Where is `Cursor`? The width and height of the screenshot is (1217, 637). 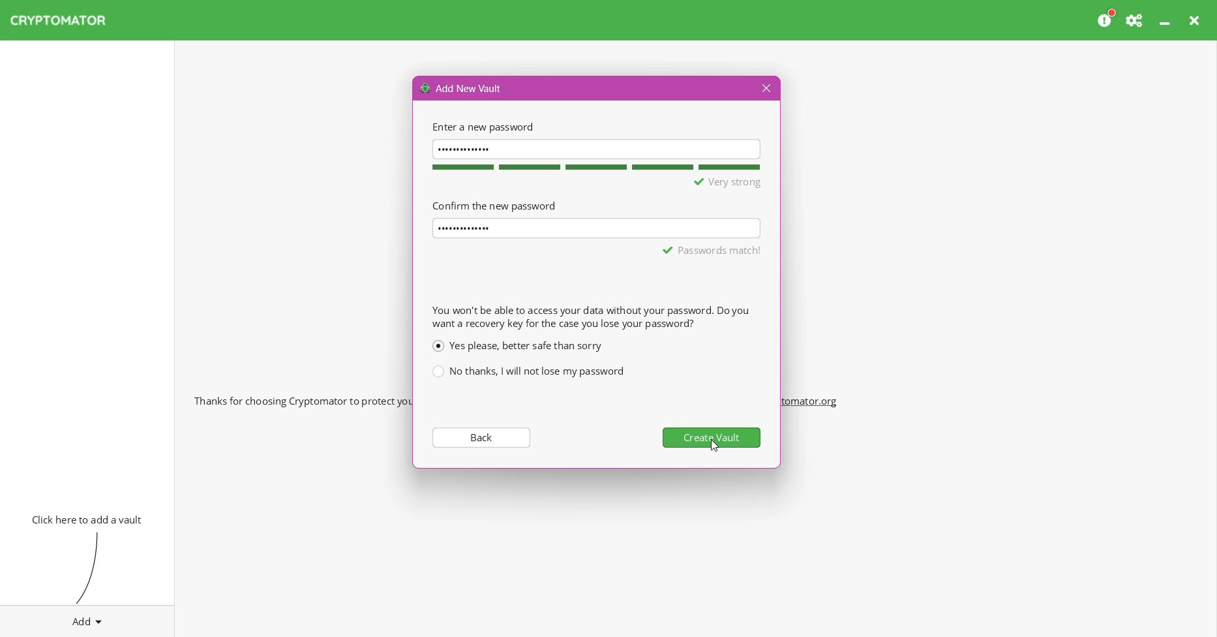
Cursor is located at coordinates (715, 446).